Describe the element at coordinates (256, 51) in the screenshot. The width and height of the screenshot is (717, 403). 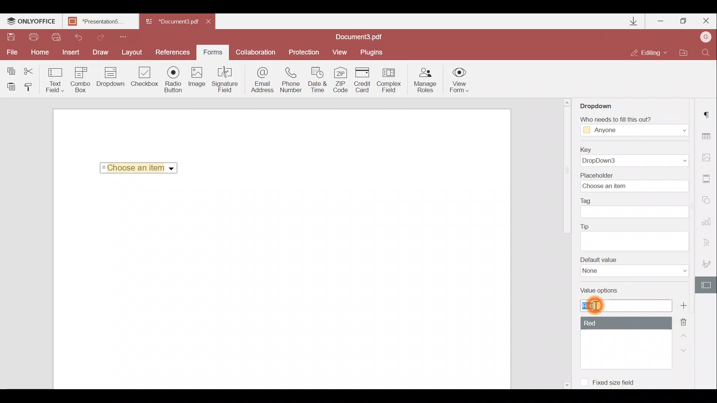
I see `Collaboration` at that location.